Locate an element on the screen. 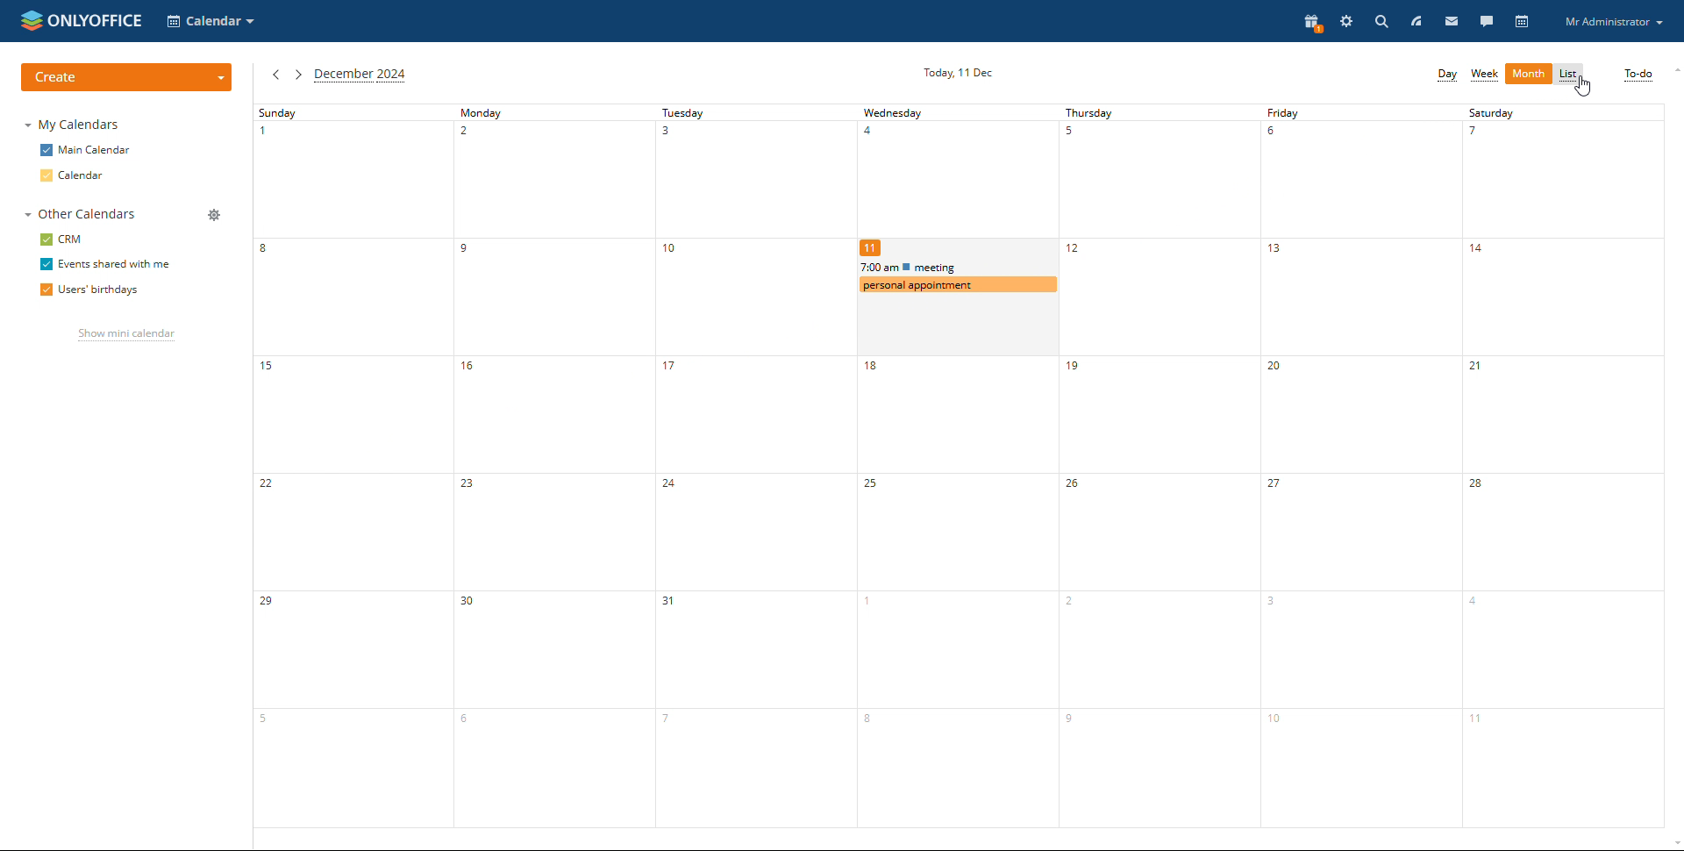  events shared with me is located at coordinates (104, 265).